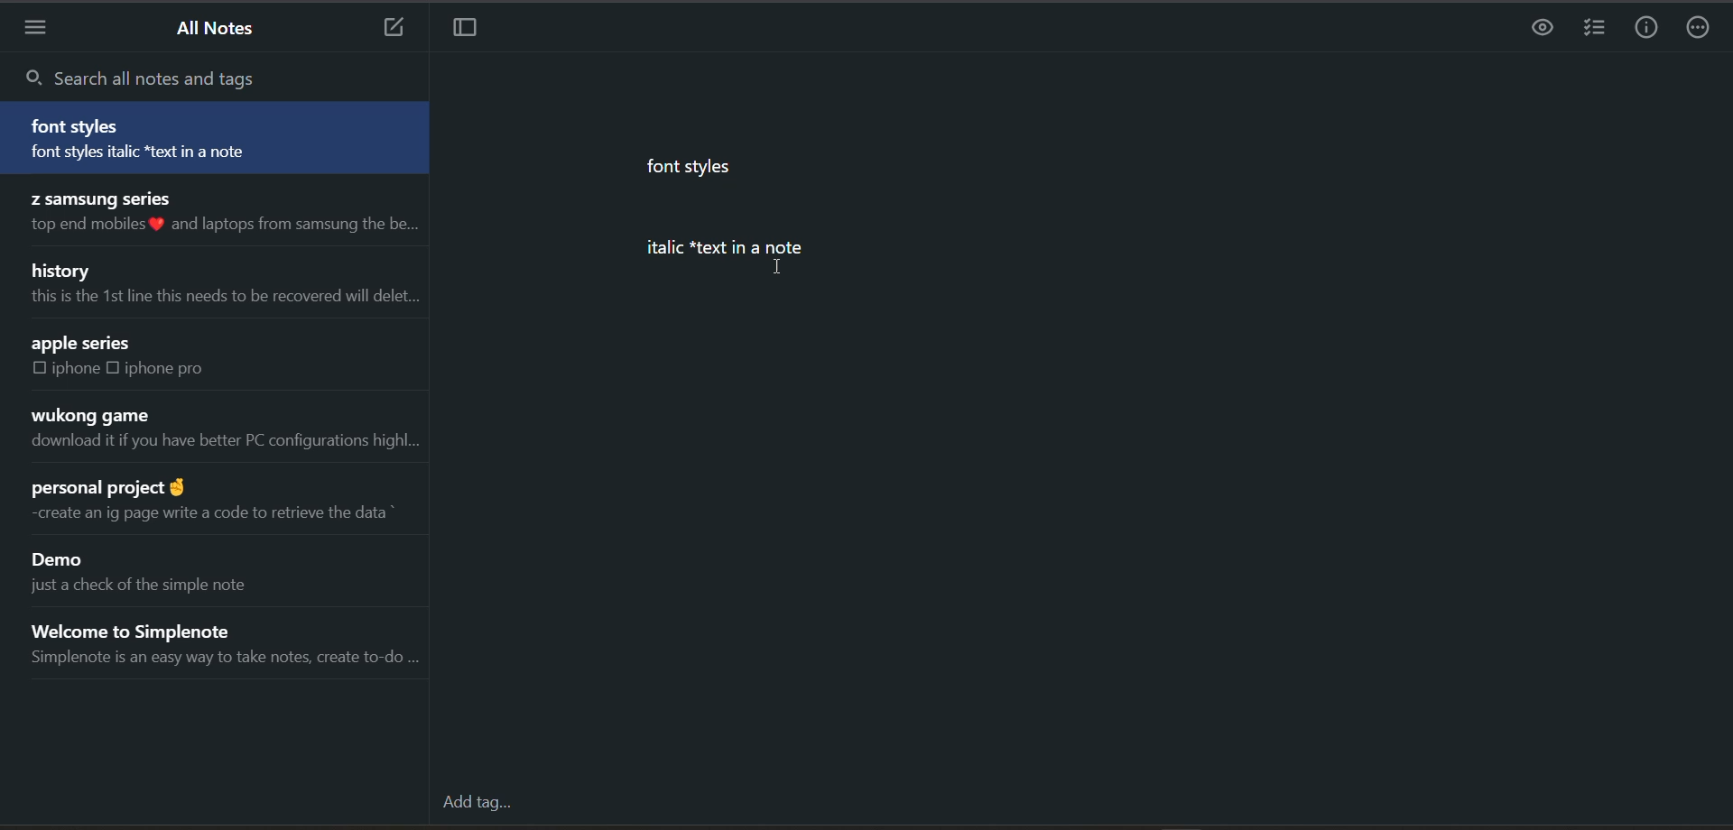  What do you see at coordinates (220, 32) in the screenshot?
I see `all notes` at bounding box center [220, 32].